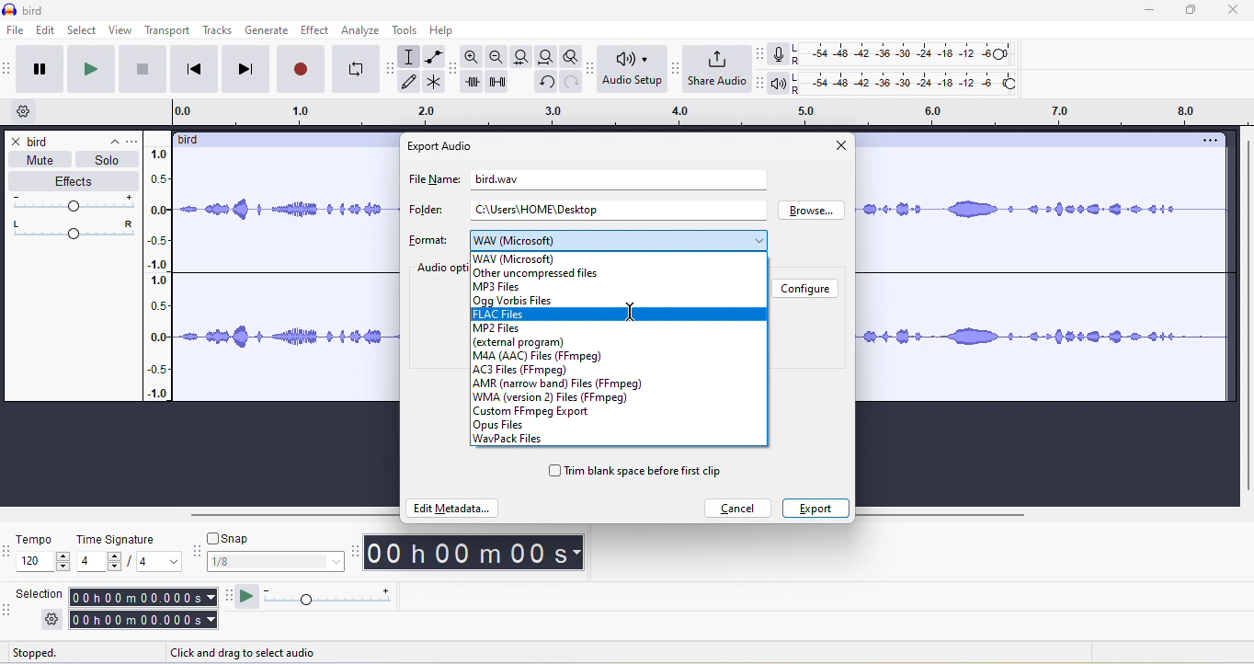  What do you see at coordinates (8, 609) in the screenshot?
I see `audacity selection toolbar` at bounding box center [8, 609].